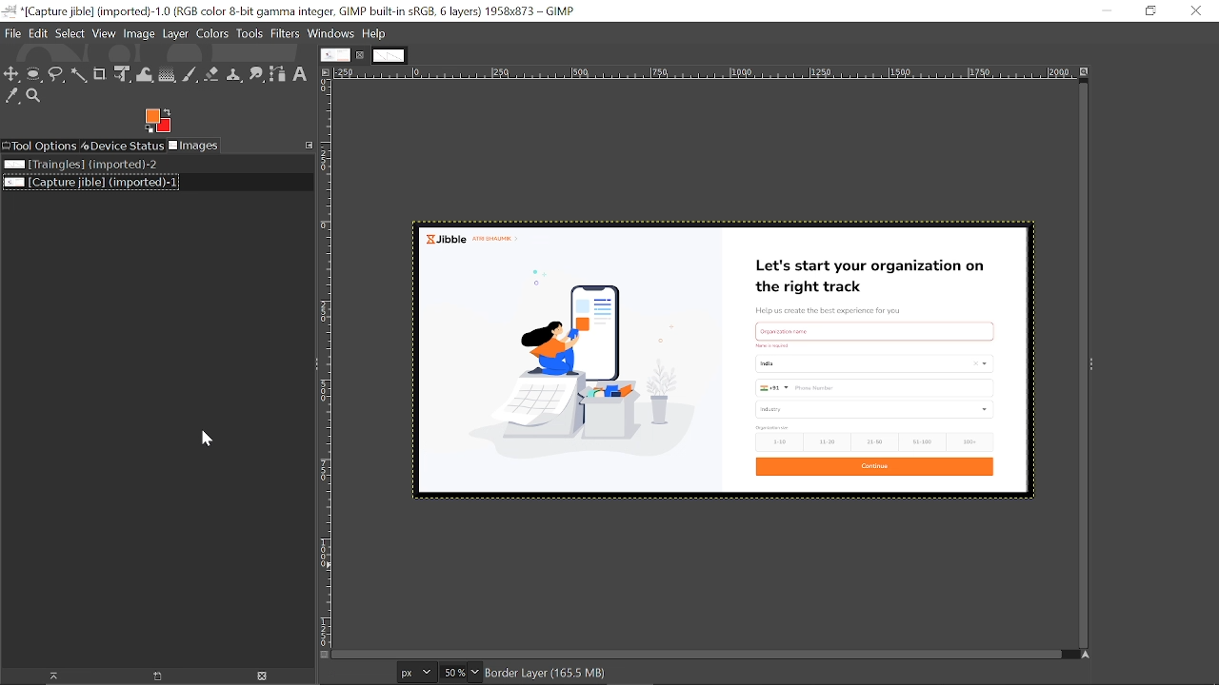  What do you see at coordinates (124, 145) in the screenshot?
I see `Device status` at bounding box center [124, 145].